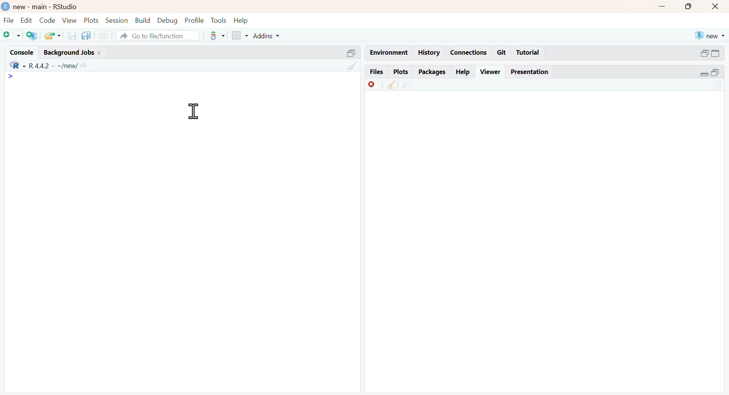 This screenshot has width=729, height=395. Describe the element at coordinates (216, 35) in the screenshot. I see `version control` at that location.